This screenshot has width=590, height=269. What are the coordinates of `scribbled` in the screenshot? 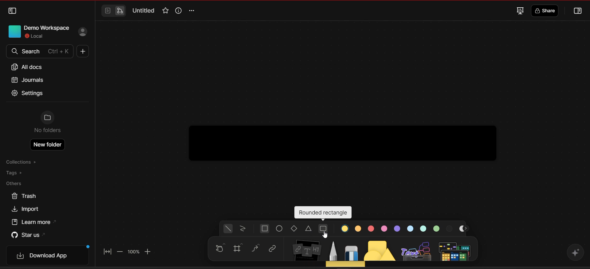 It's located at (243, 229).